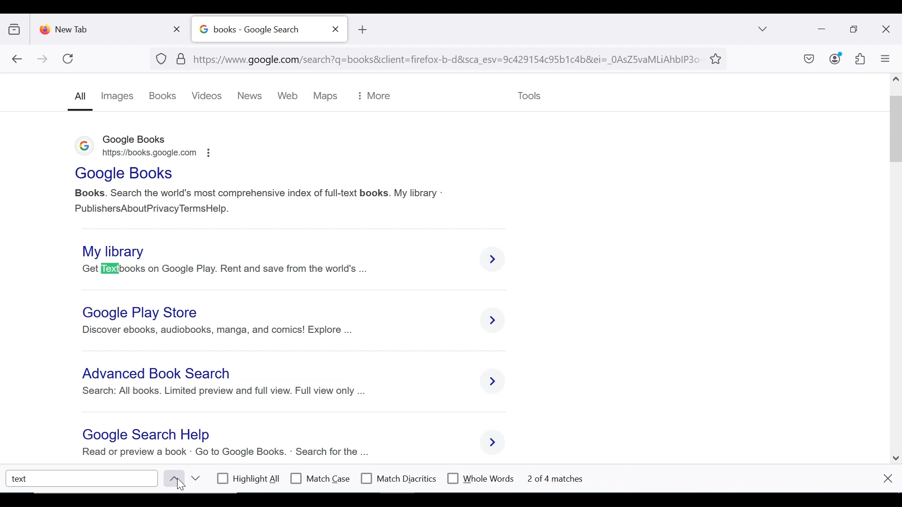 The width and height of the screenshot is (902, 507). I want to click on get the textbooks on Google Play. Rent and save from the world's finest, so click(231, 269).